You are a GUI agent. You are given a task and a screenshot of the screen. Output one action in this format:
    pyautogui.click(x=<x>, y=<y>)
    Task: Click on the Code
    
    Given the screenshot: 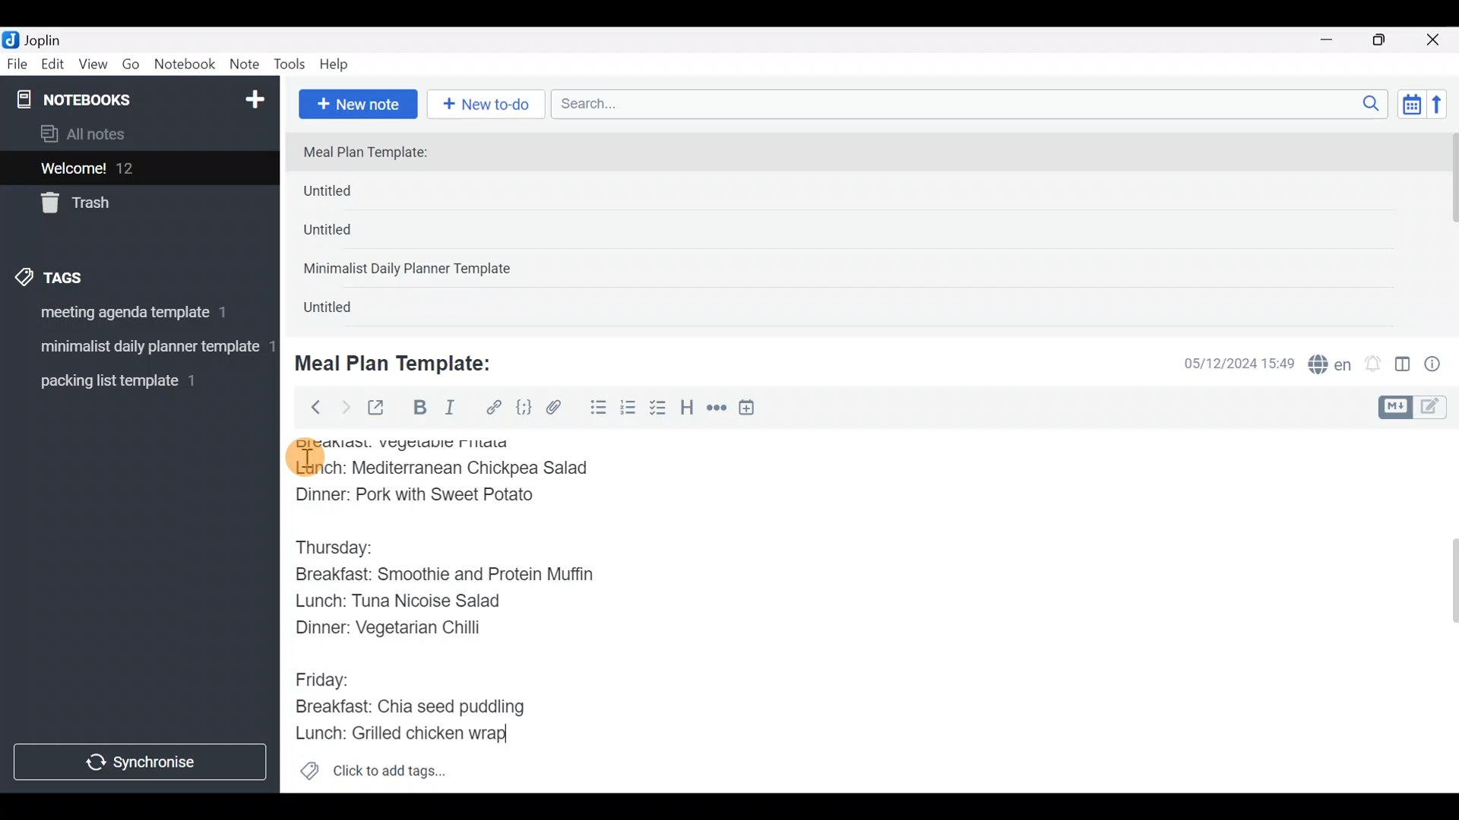 What is the action you would take?
    pyautogui.click(x=522, y=407)
    